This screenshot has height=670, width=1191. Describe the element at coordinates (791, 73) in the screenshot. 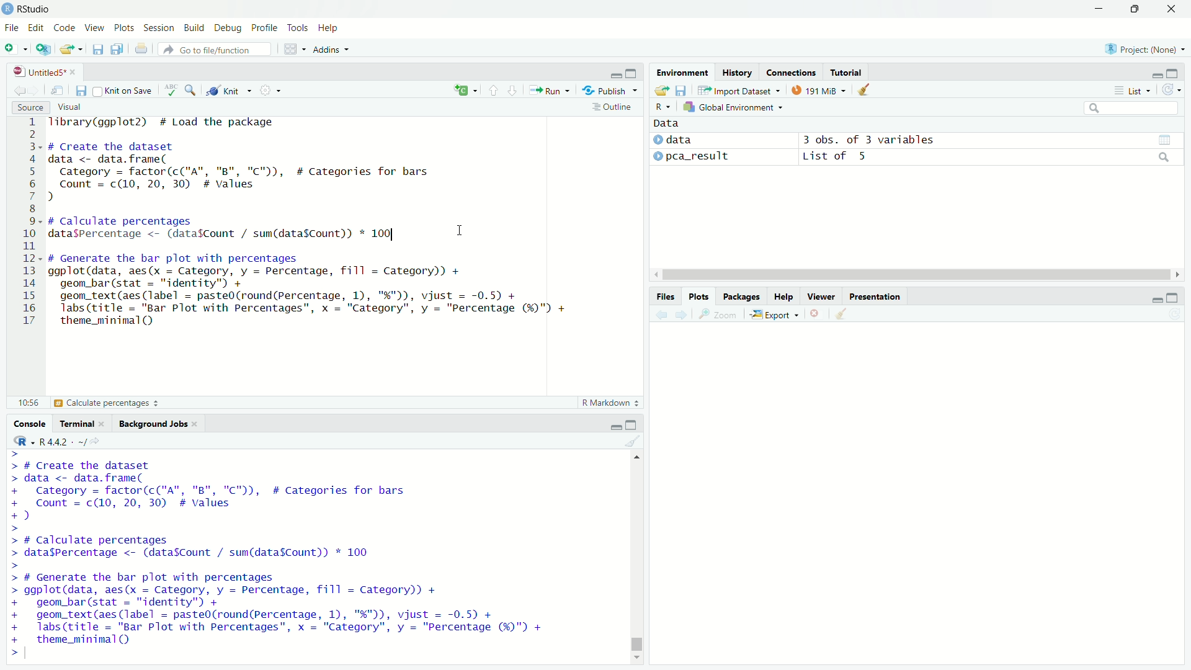

I see `connections` at that location.